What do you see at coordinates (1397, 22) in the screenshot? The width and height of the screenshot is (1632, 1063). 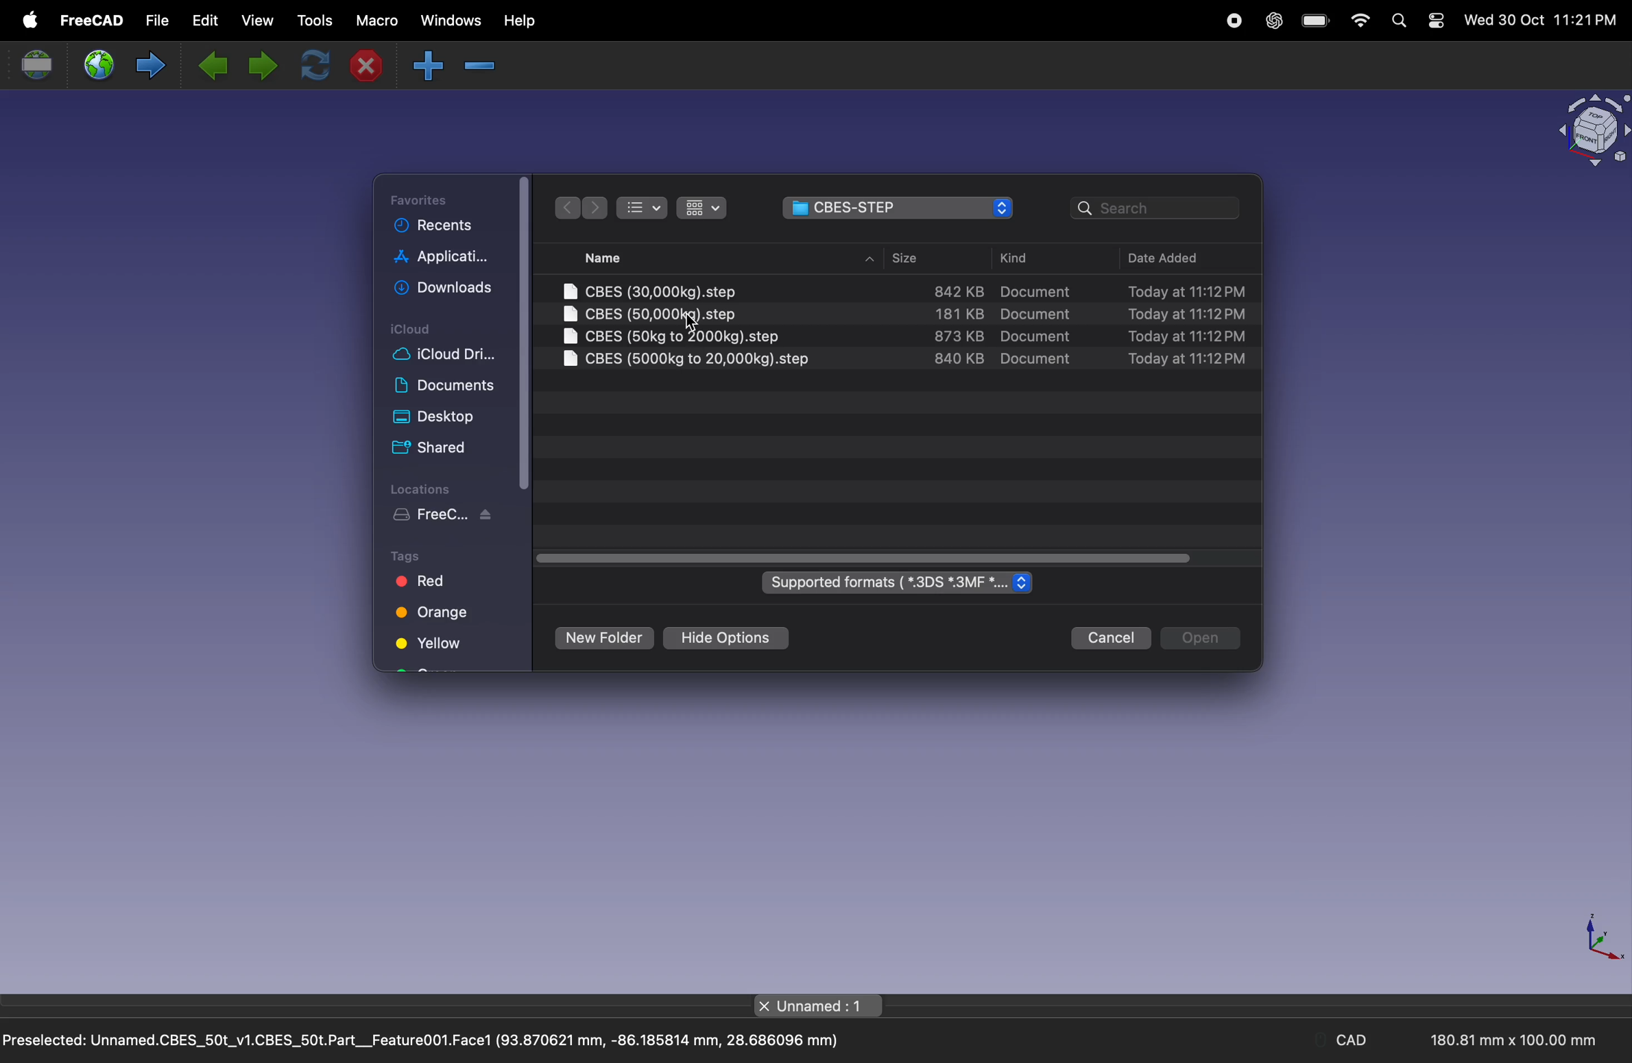 I see `search` at bounding box center [1397, 22].